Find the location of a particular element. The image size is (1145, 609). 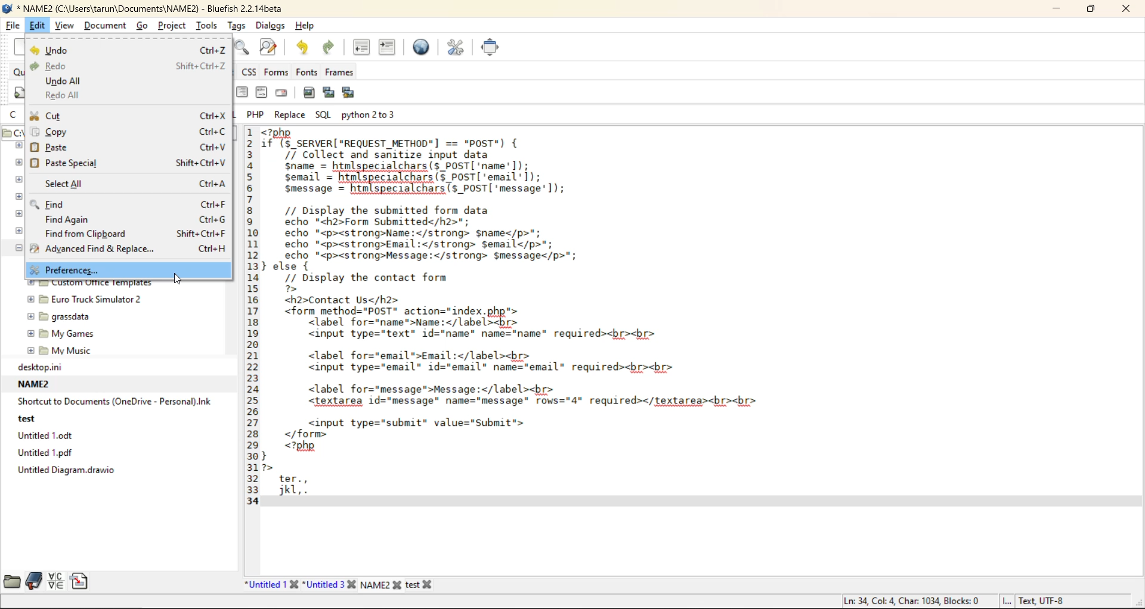

document is located at coordinates (104, 26).